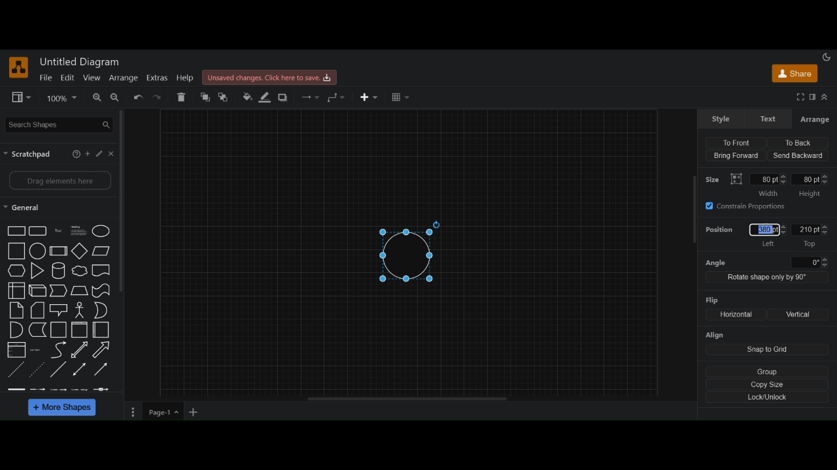 The image size is (837, 470). What do you see at coordinates (17, 251) in the screenshot?
I see `Square` at bounding box center [17, 251].